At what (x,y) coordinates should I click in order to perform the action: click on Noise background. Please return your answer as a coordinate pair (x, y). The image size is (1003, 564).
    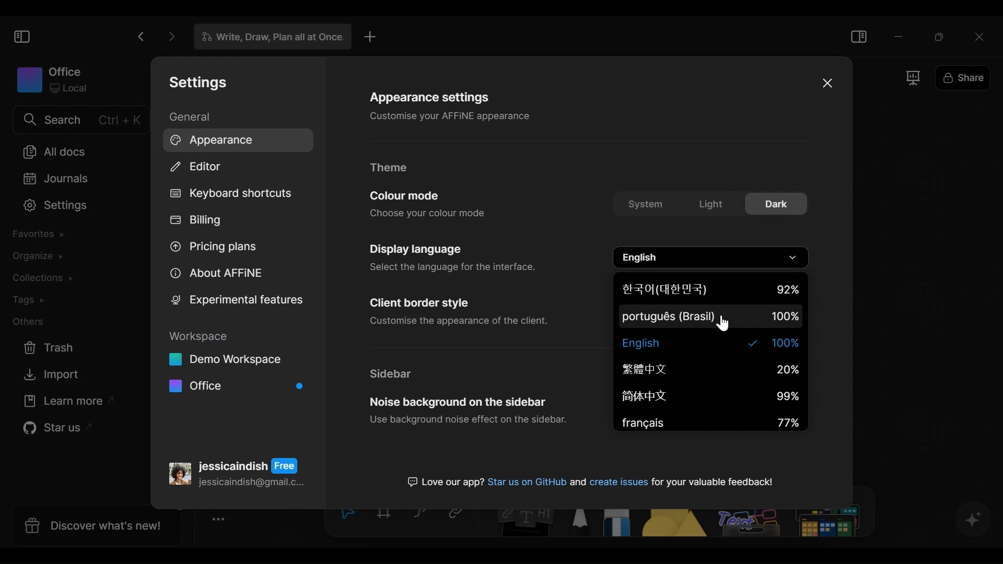
    Looking at the image, I should click on (468, 413).